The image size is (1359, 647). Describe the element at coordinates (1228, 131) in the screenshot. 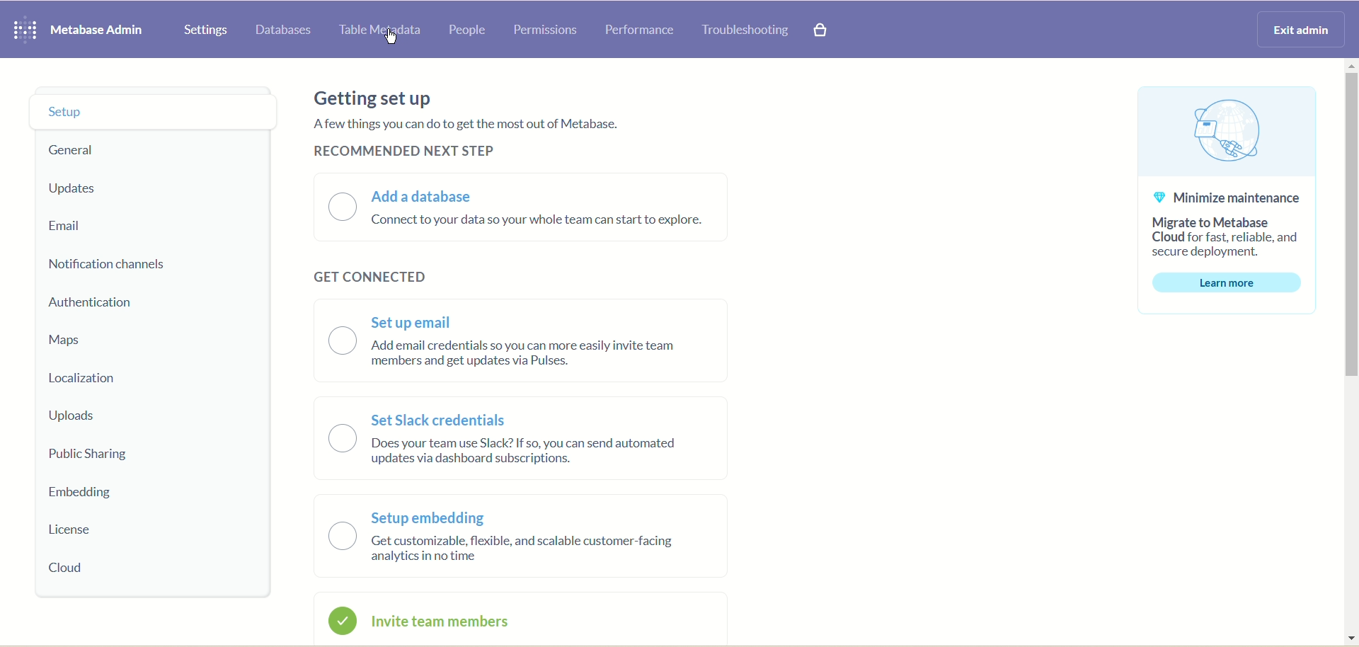

I see `Icon` at that location.